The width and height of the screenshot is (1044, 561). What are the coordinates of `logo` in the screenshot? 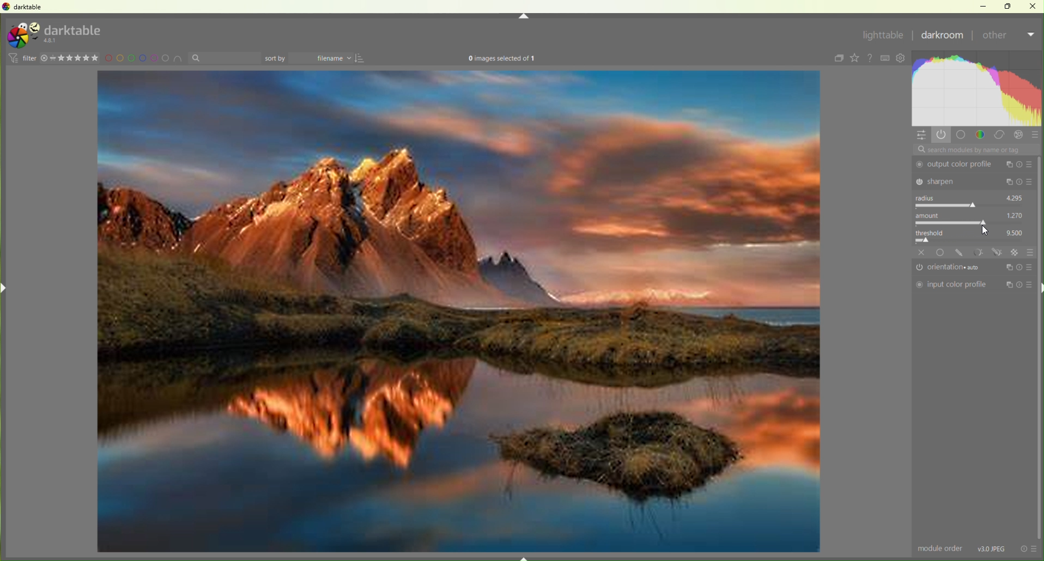 It's located at (22, 35).